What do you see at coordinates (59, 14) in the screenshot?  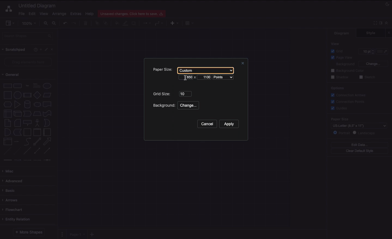 I see `Arrange` at bounding box center [59, 14].